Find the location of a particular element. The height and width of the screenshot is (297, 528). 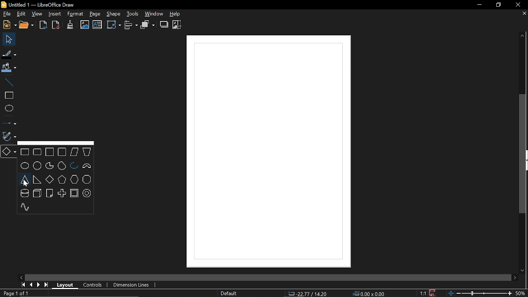

Fill color is located at coordinates (9, 68).